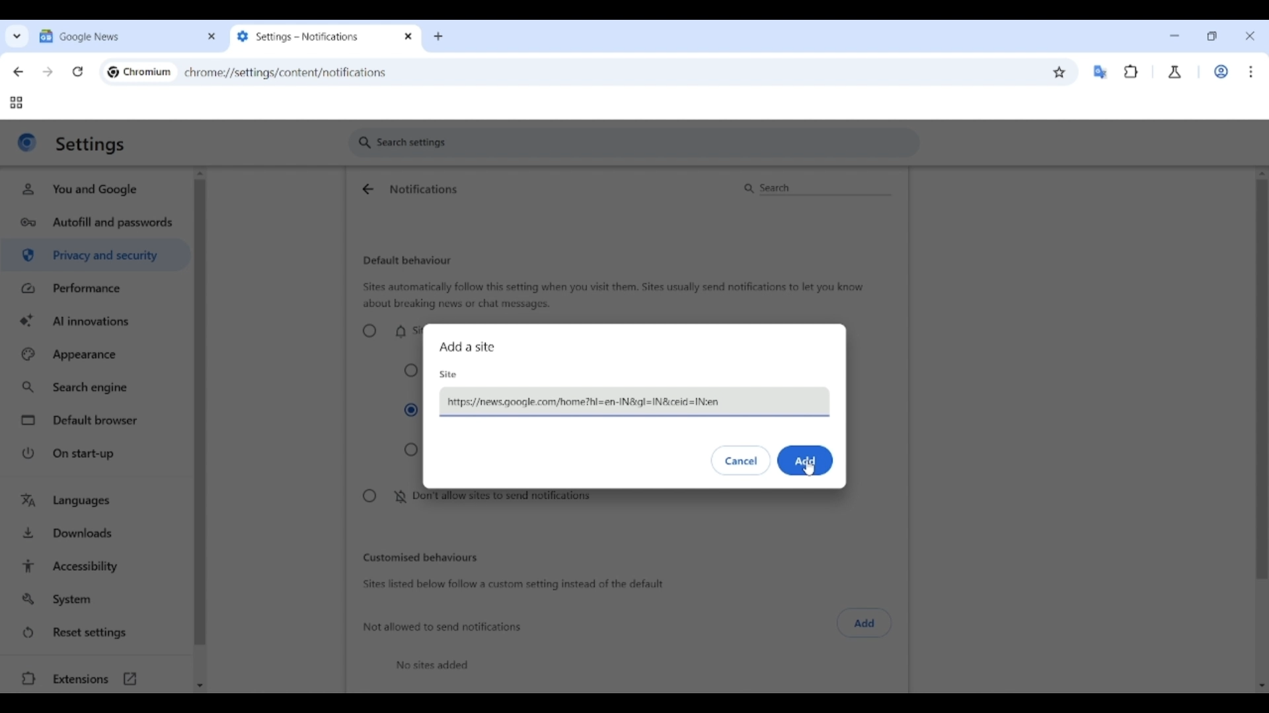 This screenshot has width=1269, height=713. I want to click on Downloads, so click(97, 531).